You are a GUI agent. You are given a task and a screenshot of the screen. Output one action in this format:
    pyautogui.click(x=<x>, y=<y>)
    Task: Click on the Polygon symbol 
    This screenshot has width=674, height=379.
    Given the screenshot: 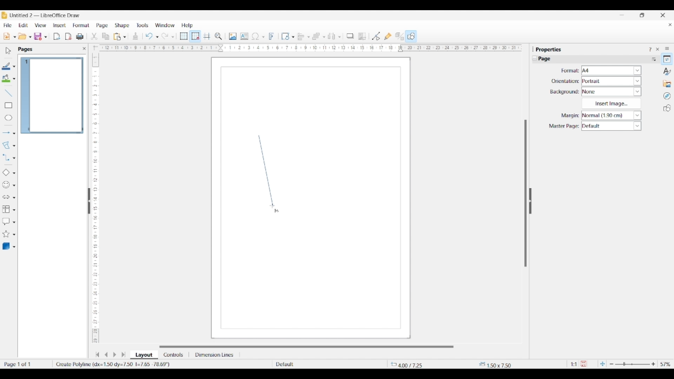 What is the action you would take?
    pyautogui.click(x=277, y=211)
    